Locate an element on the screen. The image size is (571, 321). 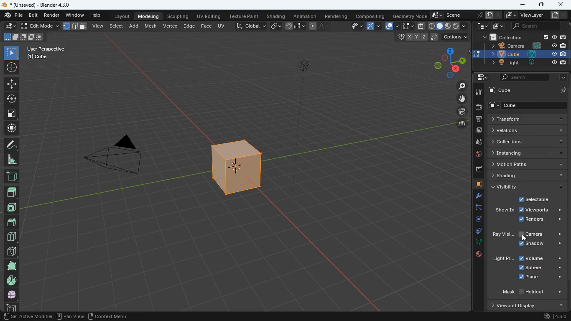
shading is located at coordinates (528, 175).